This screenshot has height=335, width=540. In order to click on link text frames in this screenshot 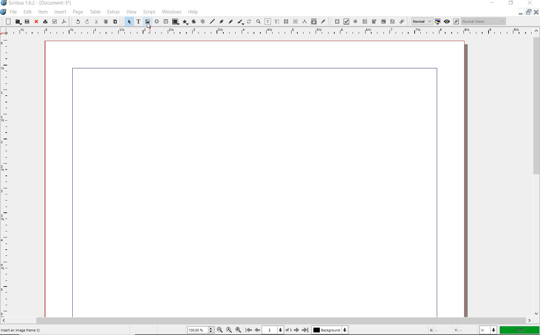, I will do `click(285, 21)`.